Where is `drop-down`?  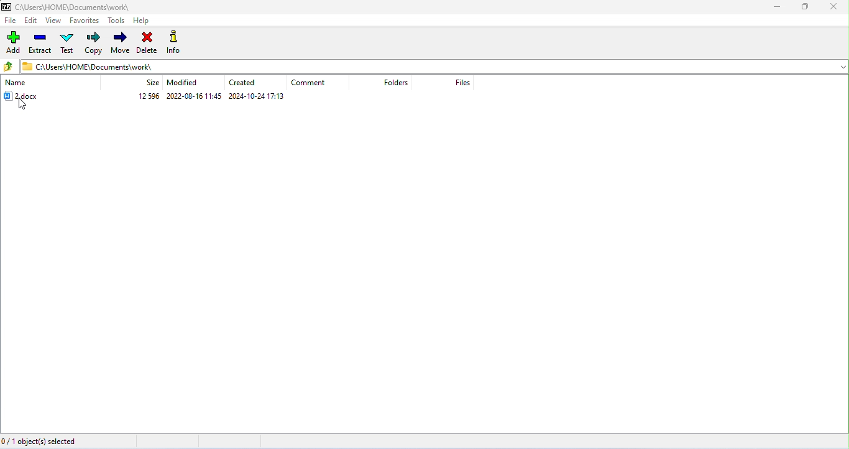 drop-down is located at coordinates (841, 67).